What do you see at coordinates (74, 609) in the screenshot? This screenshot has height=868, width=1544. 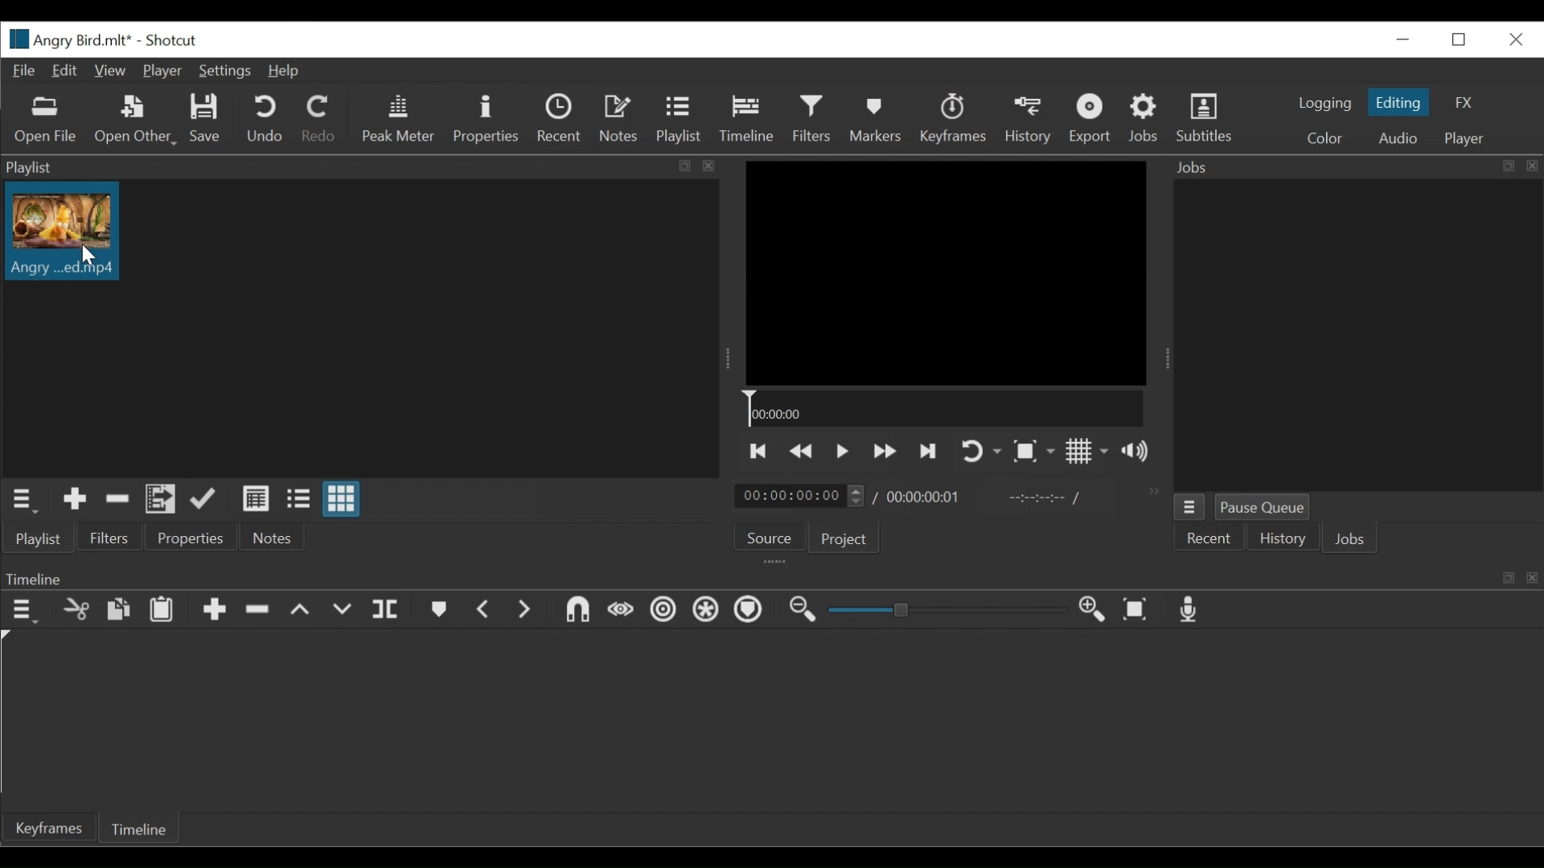 I see `Cut` at bounding box center [74, 609].